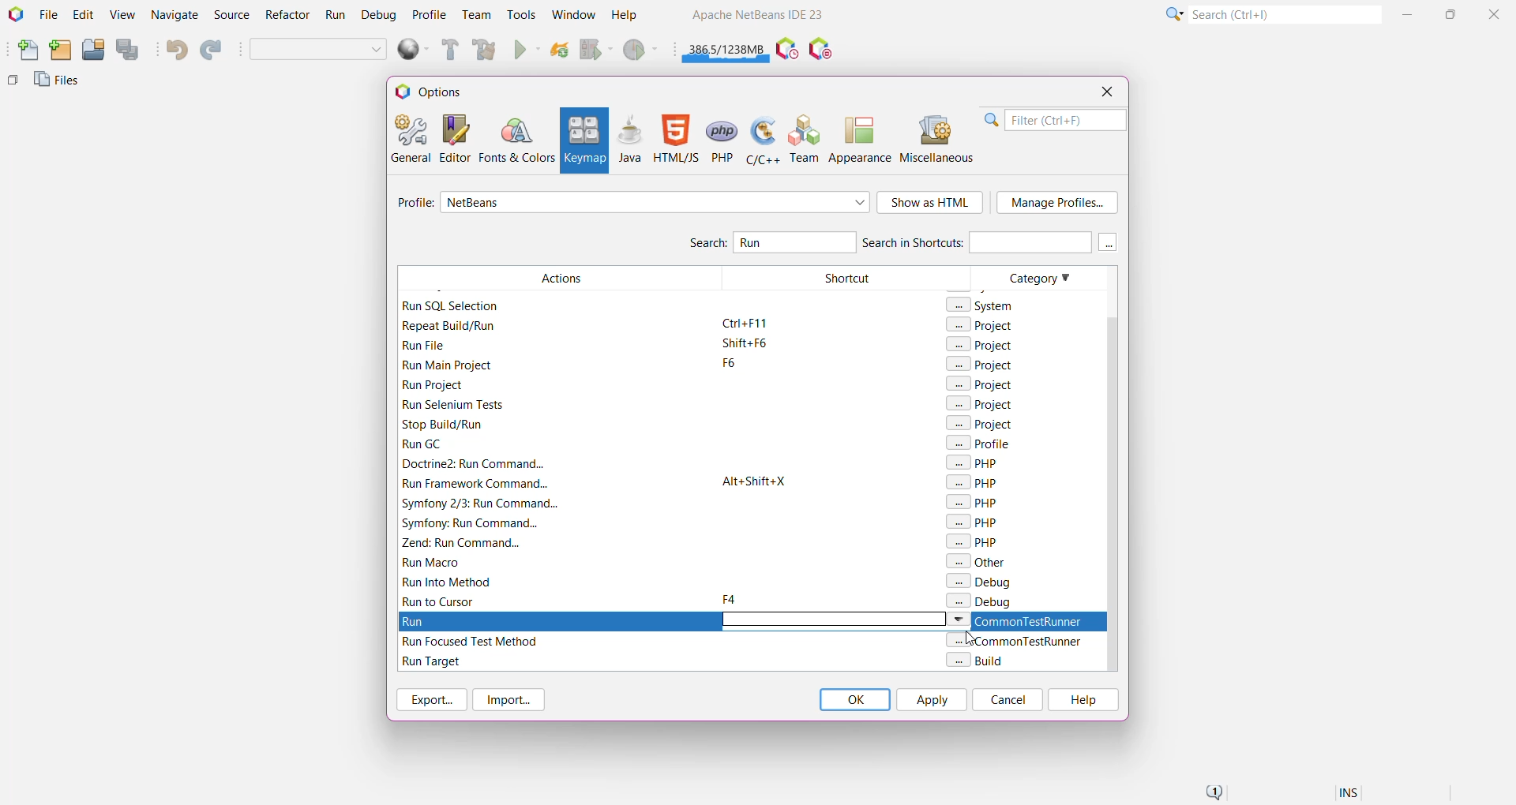  Describe the element at coordinates (175, 16) in the screenshot. I see `Navigate` at that location.